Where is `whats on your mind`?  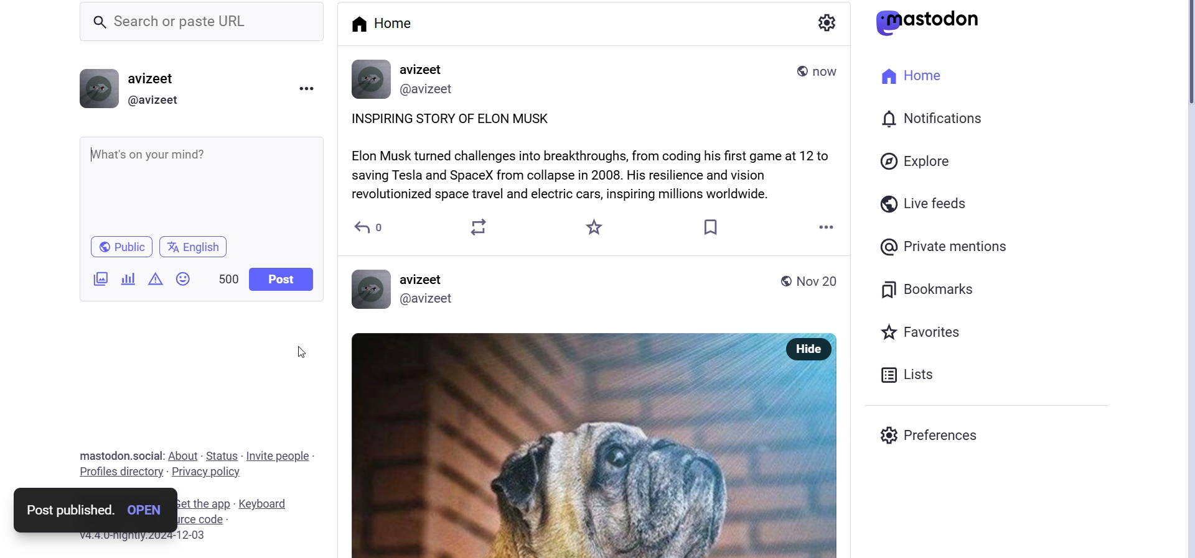 whats on your mind is located at coordinates (200, 185).